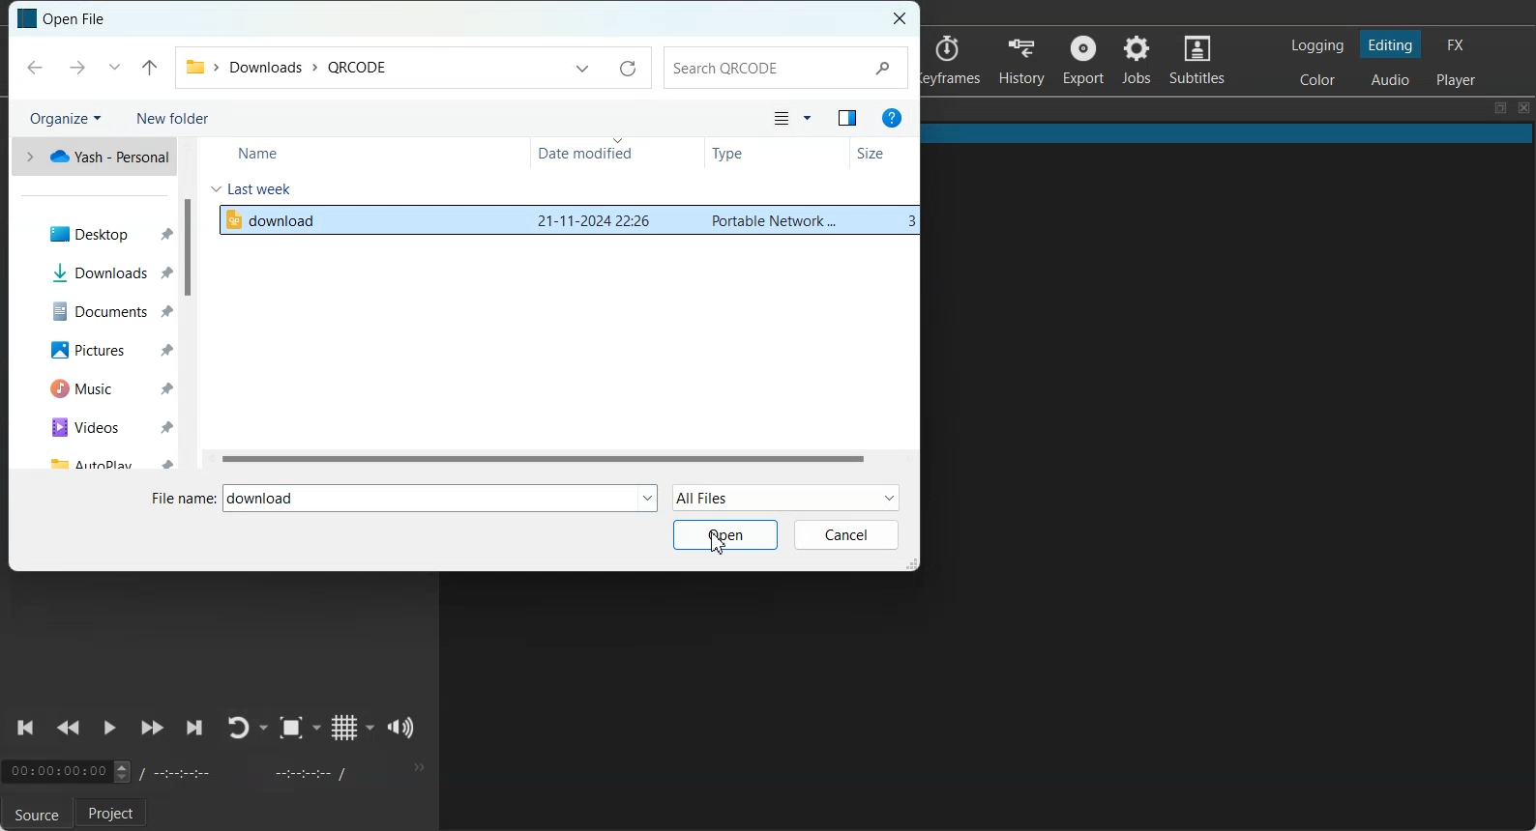  What do you see at coordinates (88, 19) in the screenshot?
I see `Text` at bounding box center [88, 19].